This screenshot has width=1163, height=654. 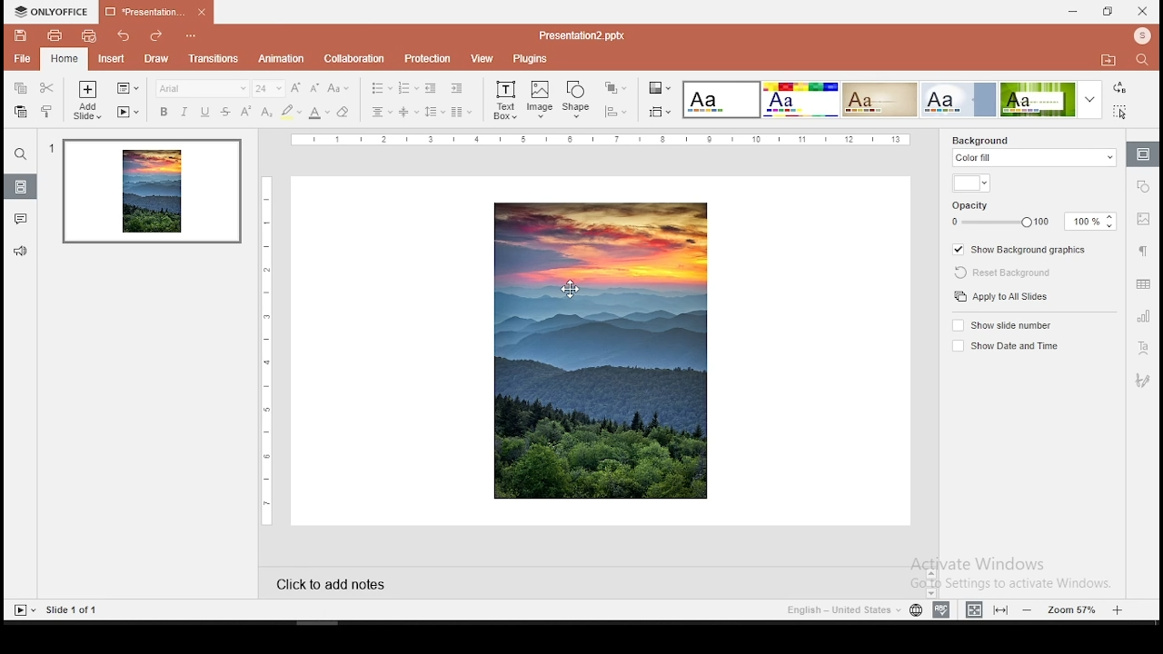 What do you see at coordinates (383, 113) in the screenshot?
I see `horizontal align` at bounding box center [383, 113].